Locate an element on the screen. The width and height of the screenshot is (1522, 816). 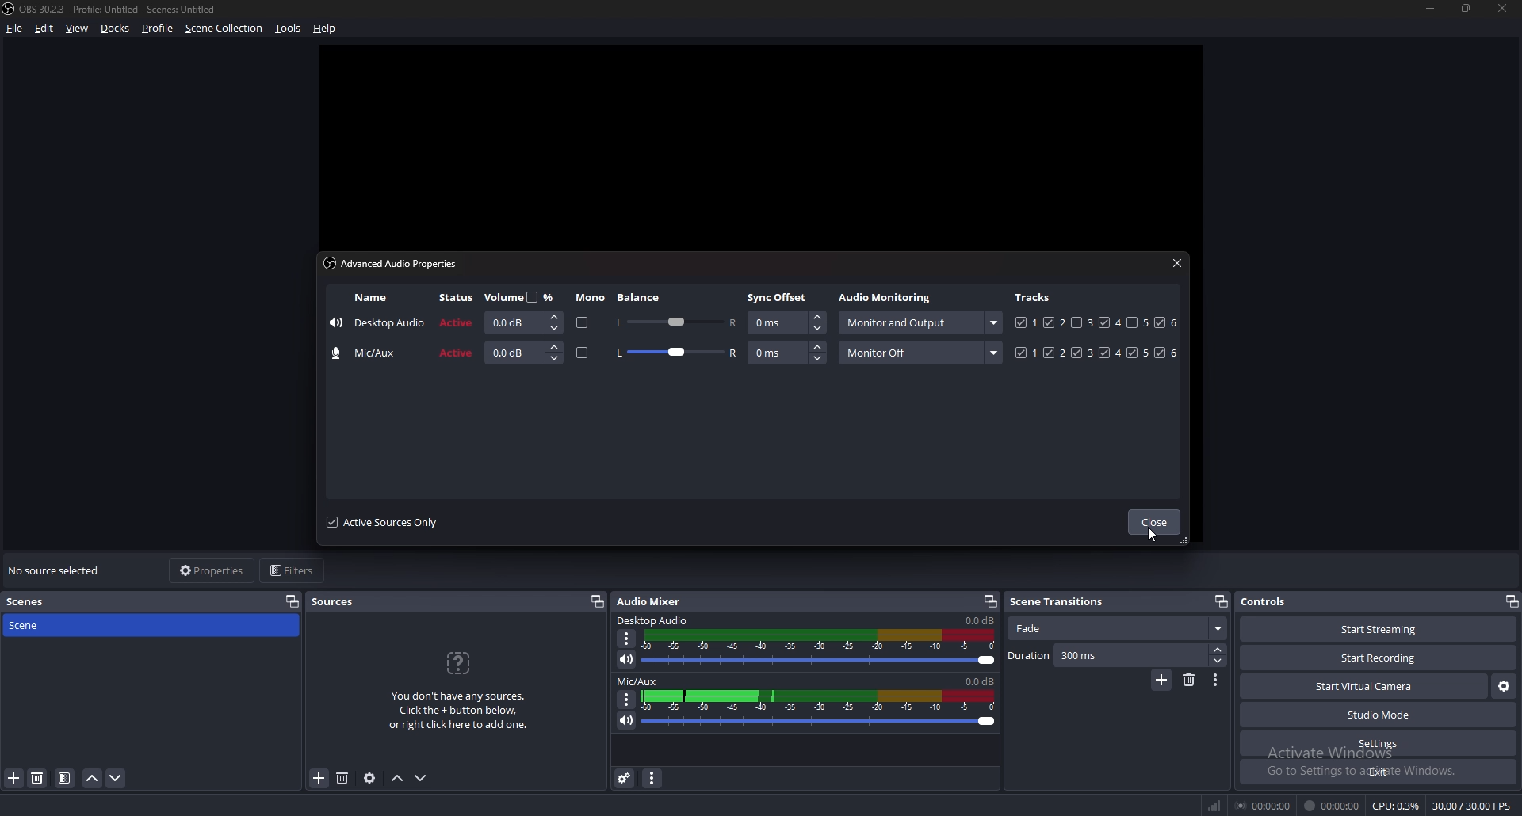
mic/aux sound is located at coordinates (977, 681).